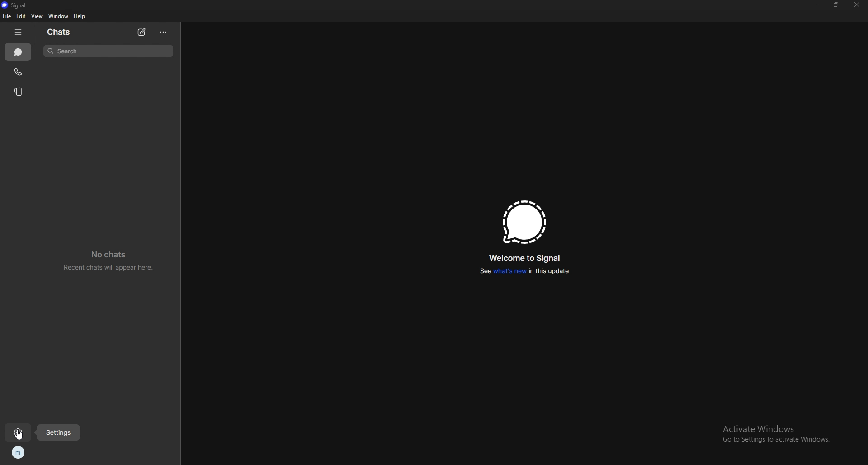 Image resolution: width=868 pixels, height=465 pixels. What do you see at coordinates (6, 16) in the screenshot?
I see `file` at bounding box center [6, 16].